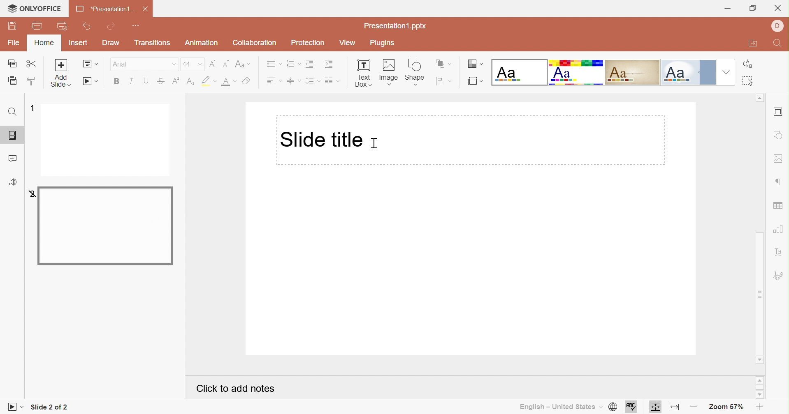 This screenshot has width=789, height=414. I want to click on Draw, so click(110, 43).